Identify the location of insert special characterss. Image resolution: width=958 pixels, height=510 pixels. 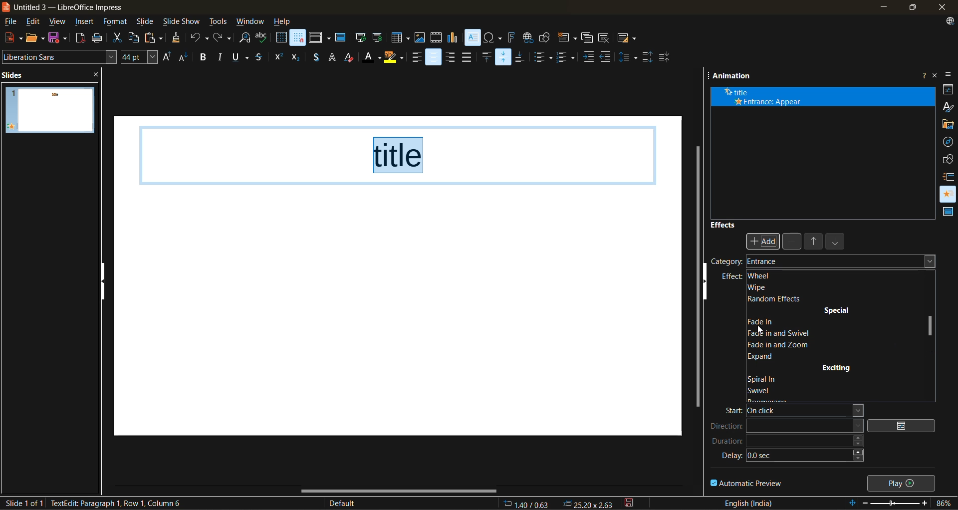
(493, 37).